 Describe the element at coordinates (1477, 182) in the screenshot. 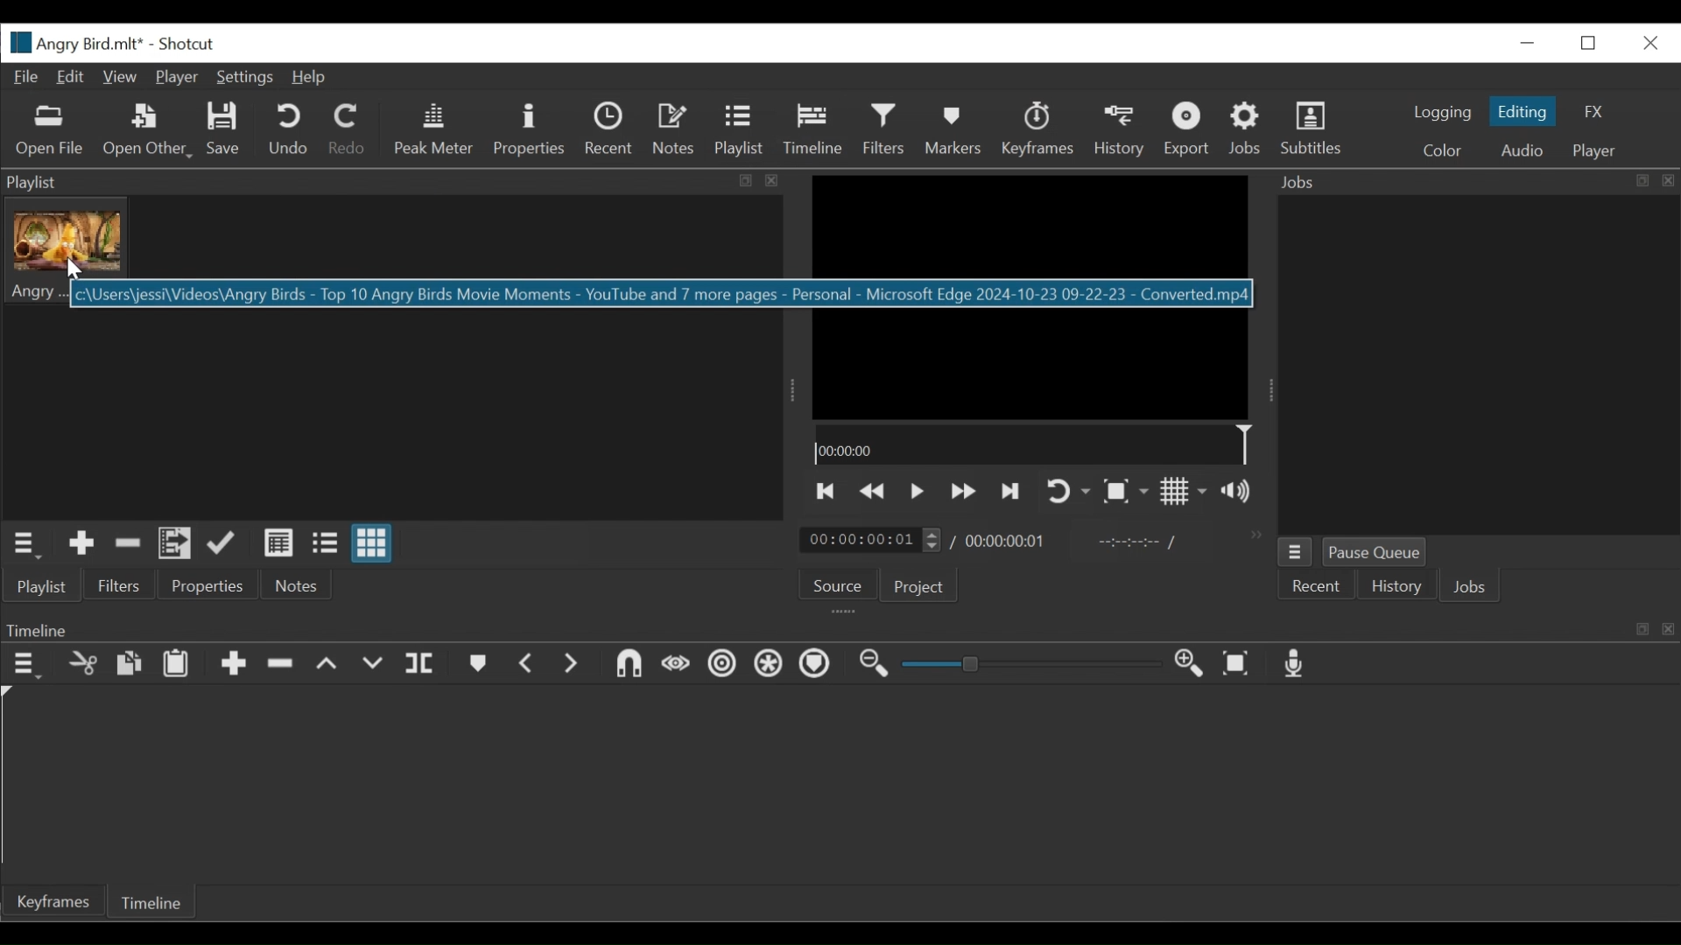

I see `Jobs Panel` at that location.